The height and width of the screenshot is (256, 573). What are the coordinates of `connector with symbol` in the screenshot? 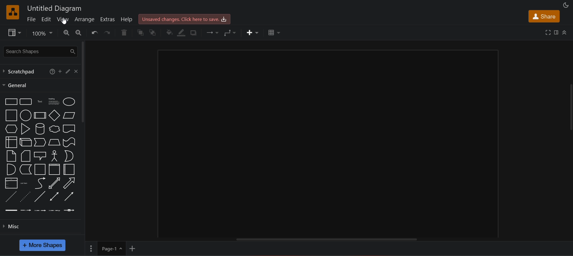 It's located at (69, 210).